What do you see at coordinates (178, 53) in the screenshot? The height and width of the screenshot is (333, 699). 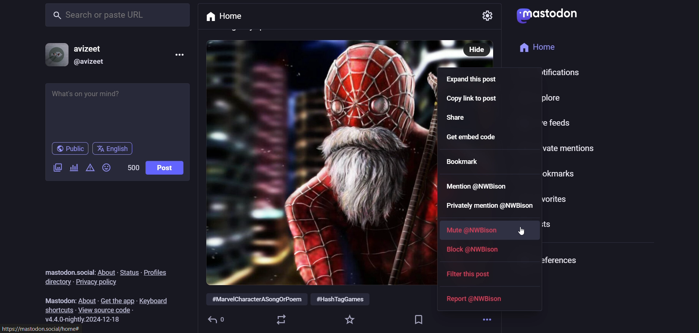 I see `menu` at bounding box center [178, 53].